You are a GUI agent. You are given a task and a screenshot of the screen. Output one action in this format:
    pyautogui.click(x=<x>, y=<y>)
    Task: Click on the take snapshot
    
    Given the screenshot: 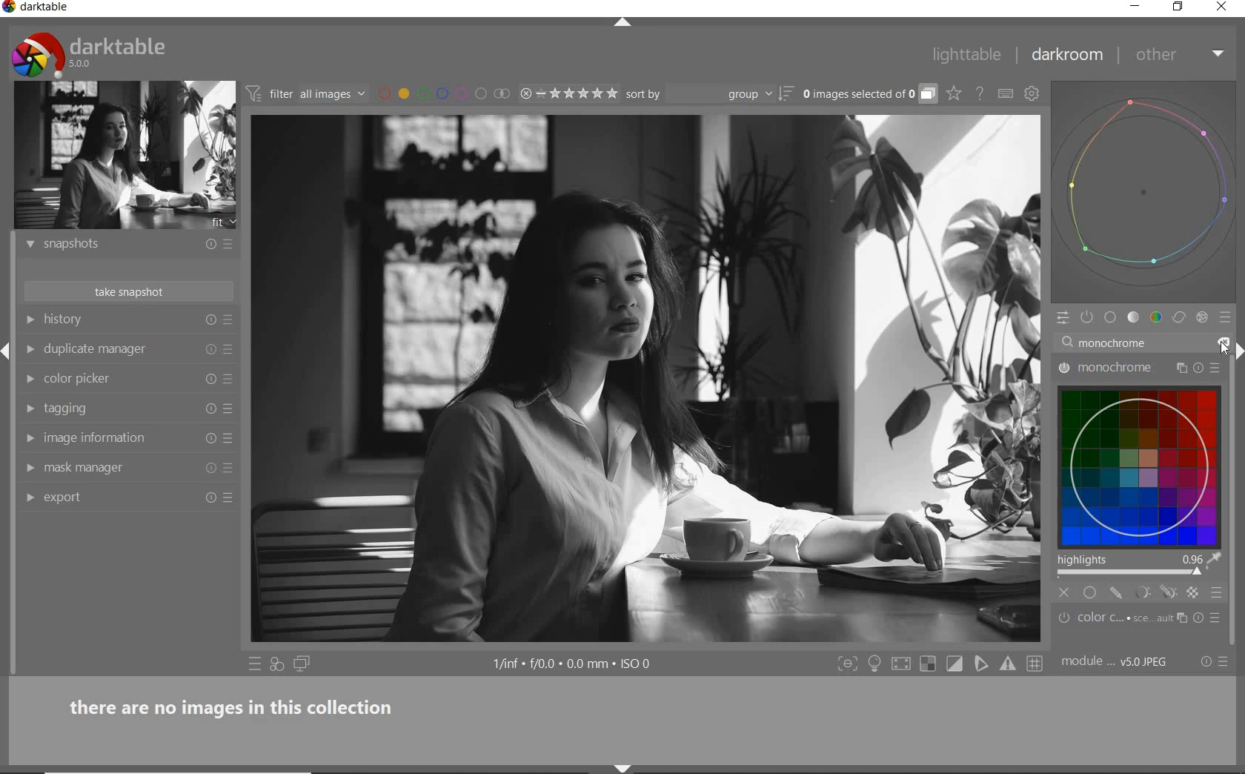 What is the action you would take?
    pyautogui.click(x=126, y=291)
    